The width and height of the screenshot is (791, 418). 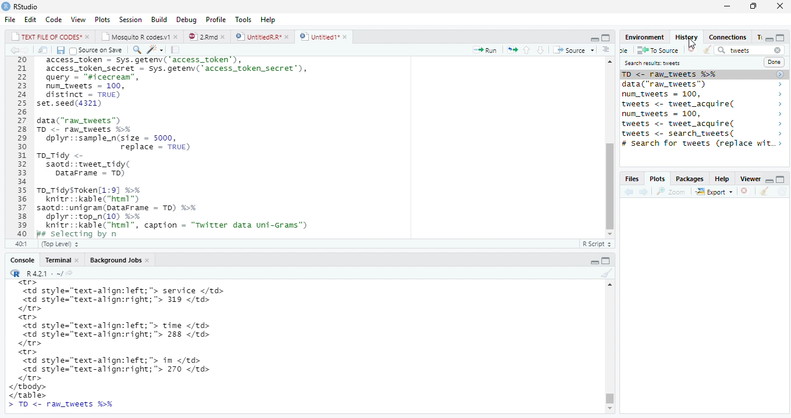 What do you see at coordinates (99, 50) in the screenshot?
I see `Source on save` at bounding box center [99, 50].